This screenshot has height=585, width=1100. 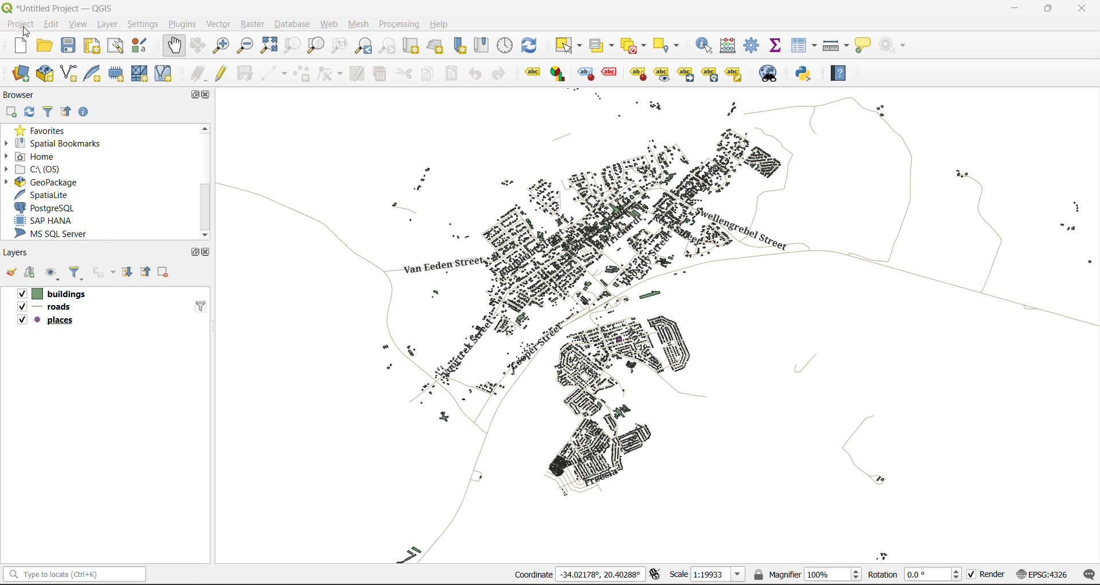 What do you see at coordinates (379, 76) in the screenshot?
I see `delete` at bounding box center [379, 76].